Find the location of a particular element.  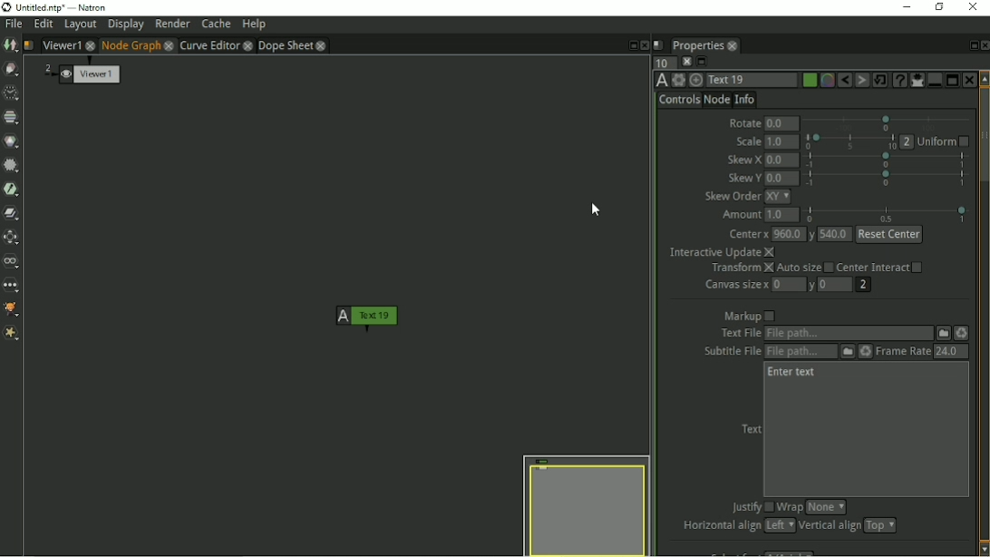

Keyer is located at coordinates (13, 190).